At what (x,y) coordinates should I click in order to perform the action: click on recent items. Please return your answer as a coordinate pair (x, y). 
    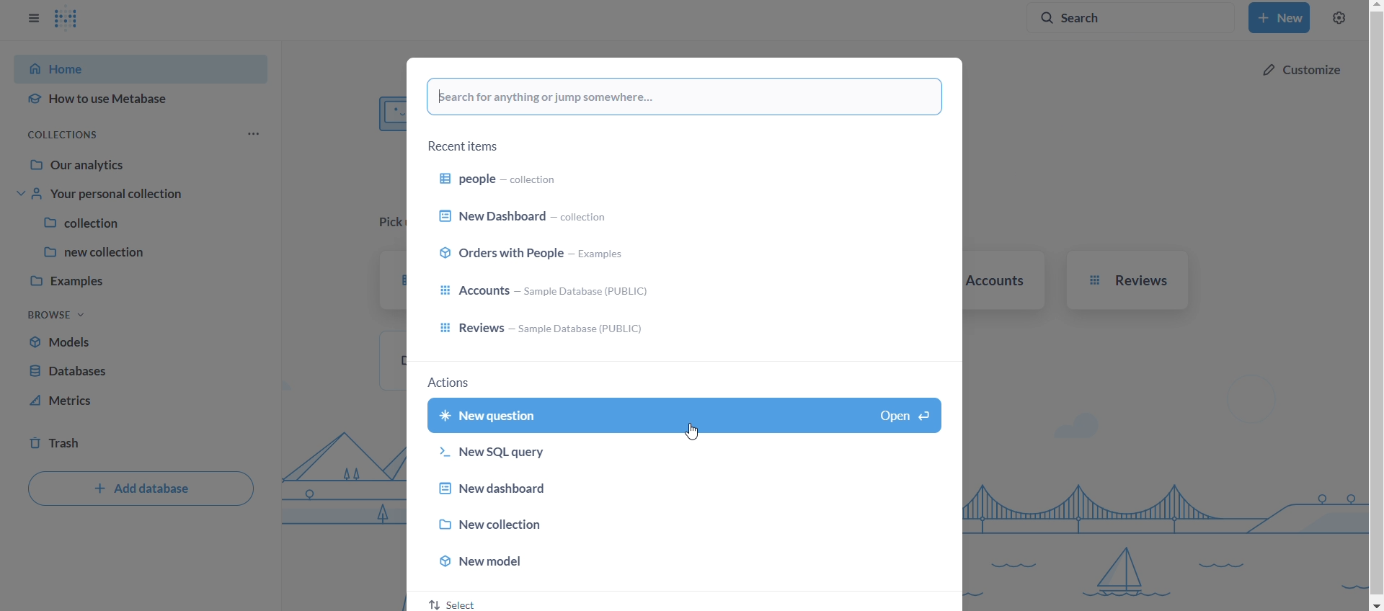
    Looking at the image, I should click on (470, 144).